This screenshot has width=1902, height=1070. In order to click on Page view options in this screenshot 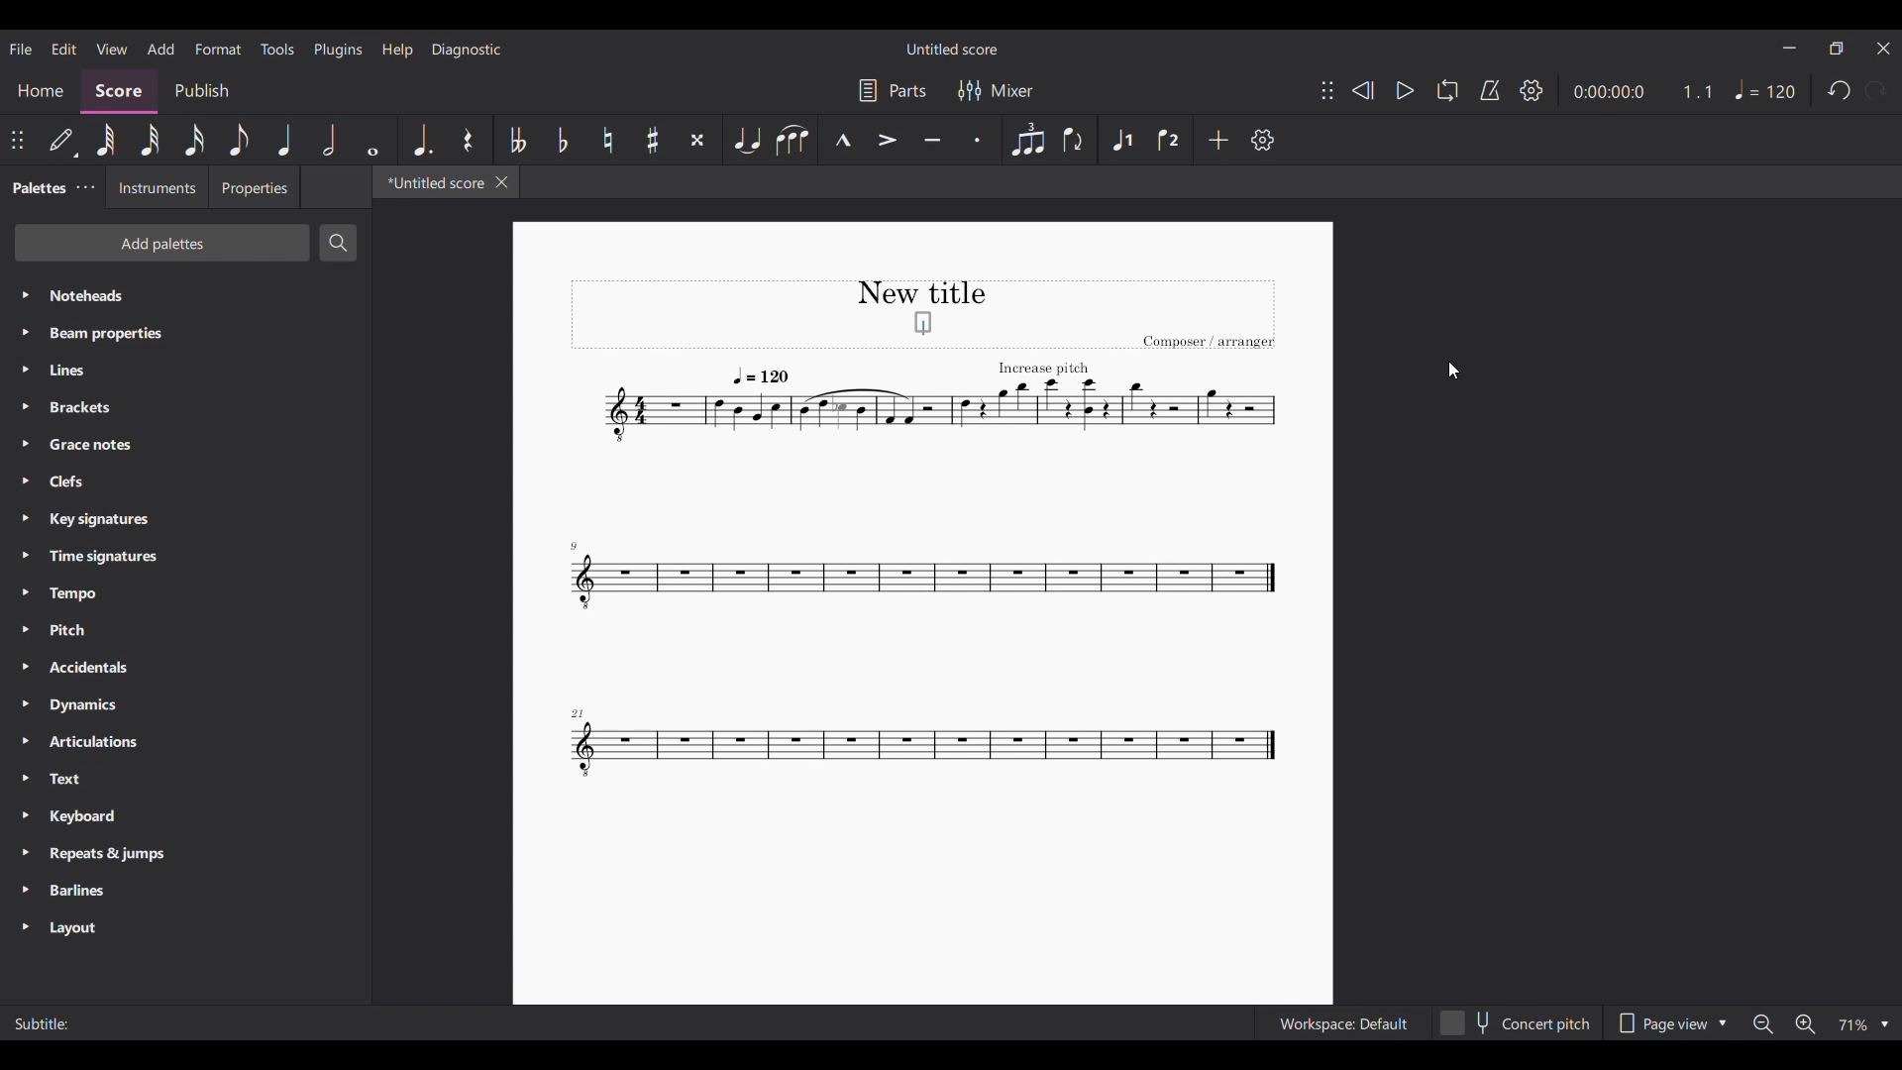, I will do `click(1668, 1022)`.